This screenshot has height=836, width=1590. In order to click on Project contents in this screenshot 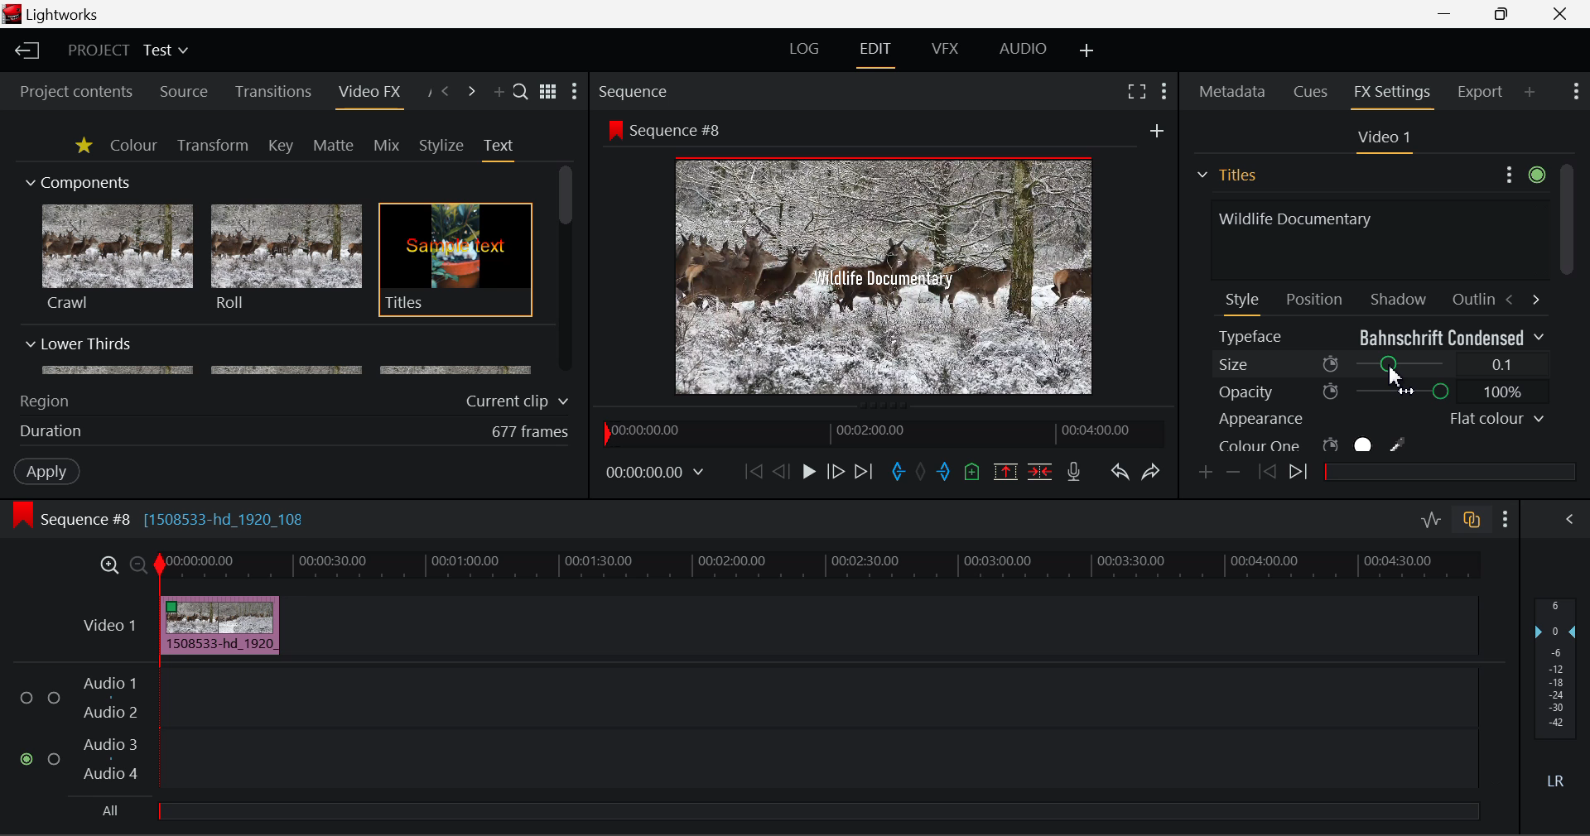, I will do `click(69, 92)`.